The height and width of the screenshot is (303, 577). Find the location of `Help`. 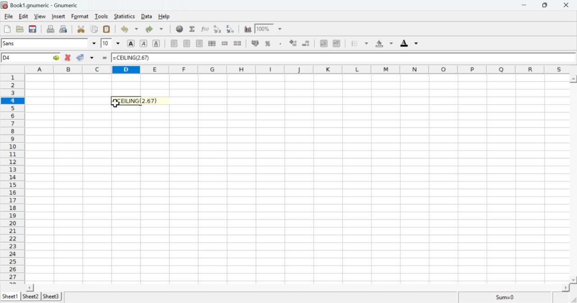

Help is located at coordinates (164, 16).